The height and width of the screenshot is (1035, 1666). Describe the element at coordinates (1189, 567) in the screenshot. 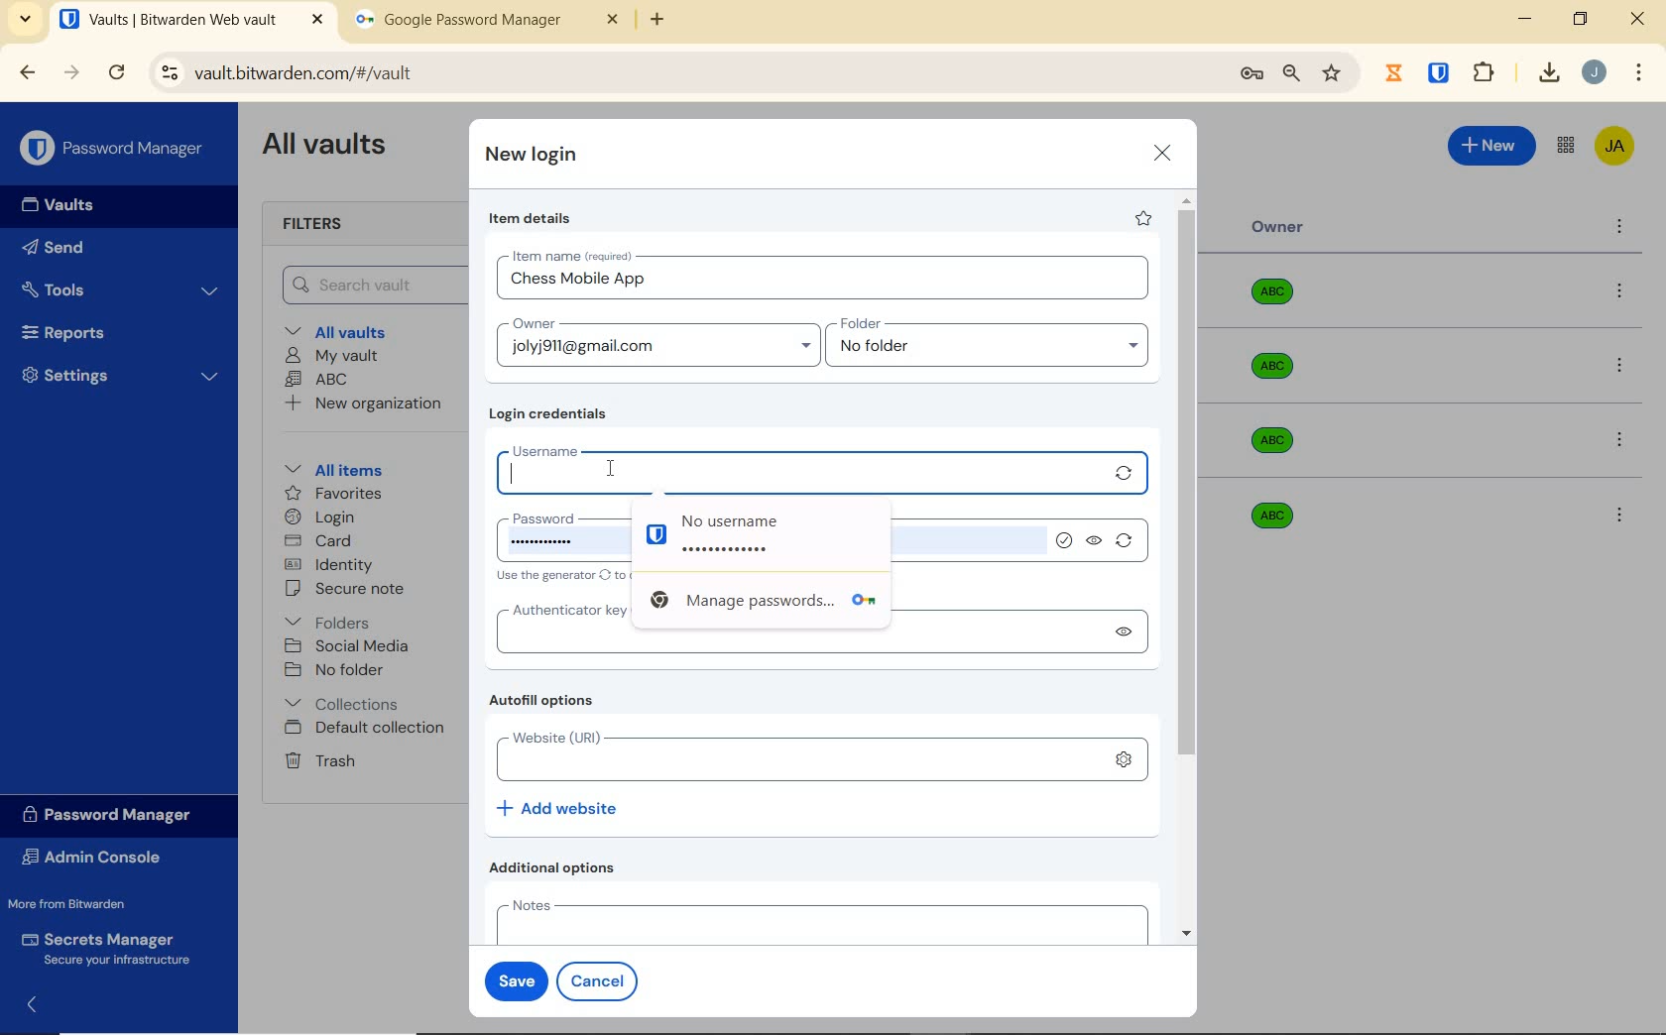

I see `scrollbar` at that location.